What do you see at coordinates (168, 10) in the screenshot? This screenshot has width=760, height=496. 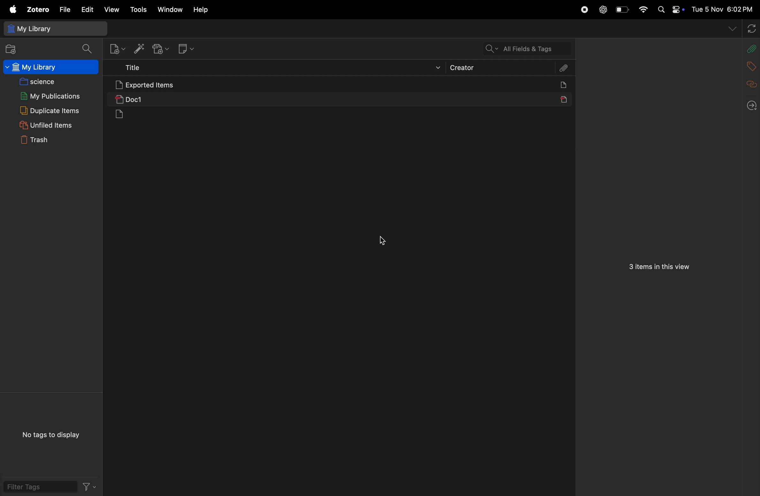 I see `window` at bounding box center [168, 10].